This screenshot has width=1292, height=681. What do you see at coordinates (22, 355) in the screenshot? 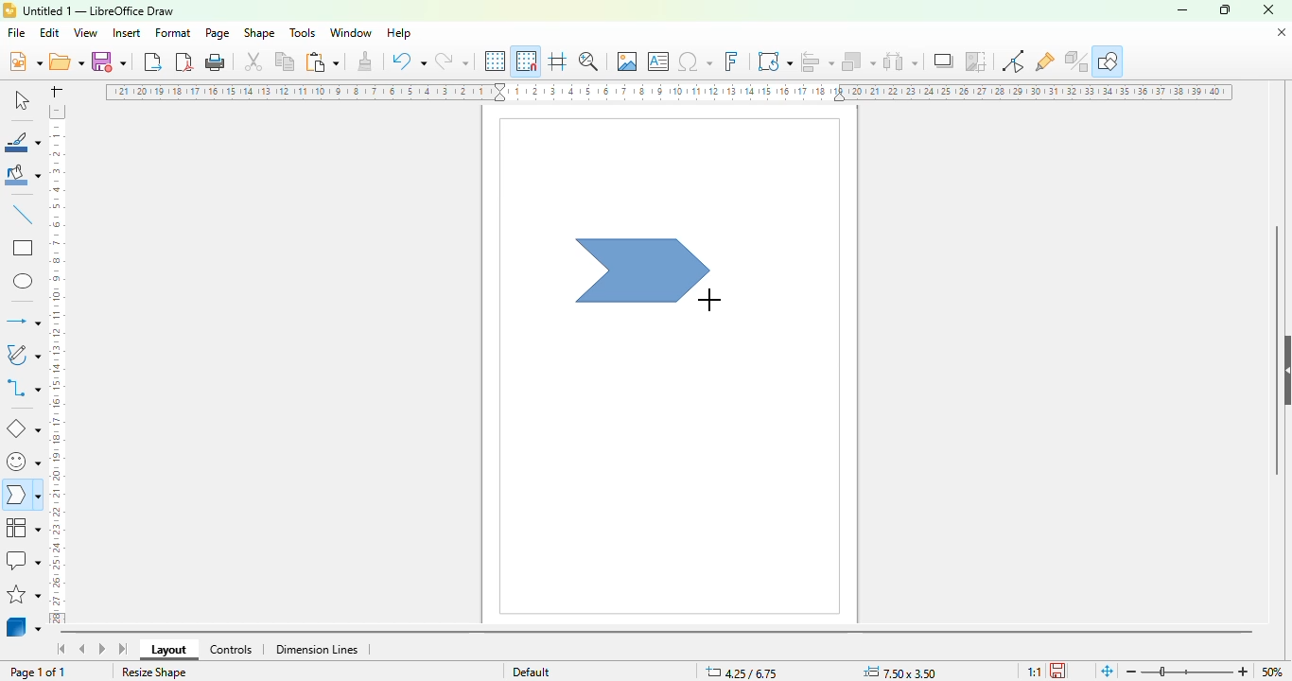
I see `curves and polygons` at bounding box center [22, 355].